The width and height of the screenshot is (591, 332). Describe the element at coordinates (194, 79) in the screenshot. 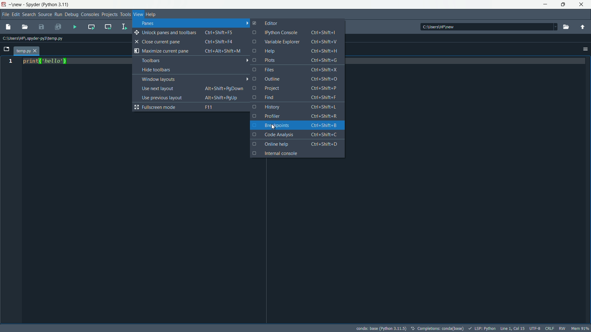

I see `window layouts` at that location.